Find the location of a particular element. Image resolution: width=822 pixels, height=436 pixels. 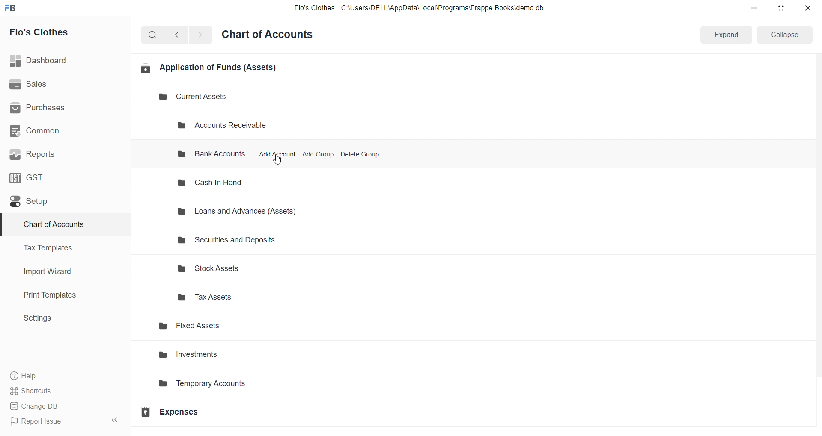

Reports is located at coordinates (61, 154).